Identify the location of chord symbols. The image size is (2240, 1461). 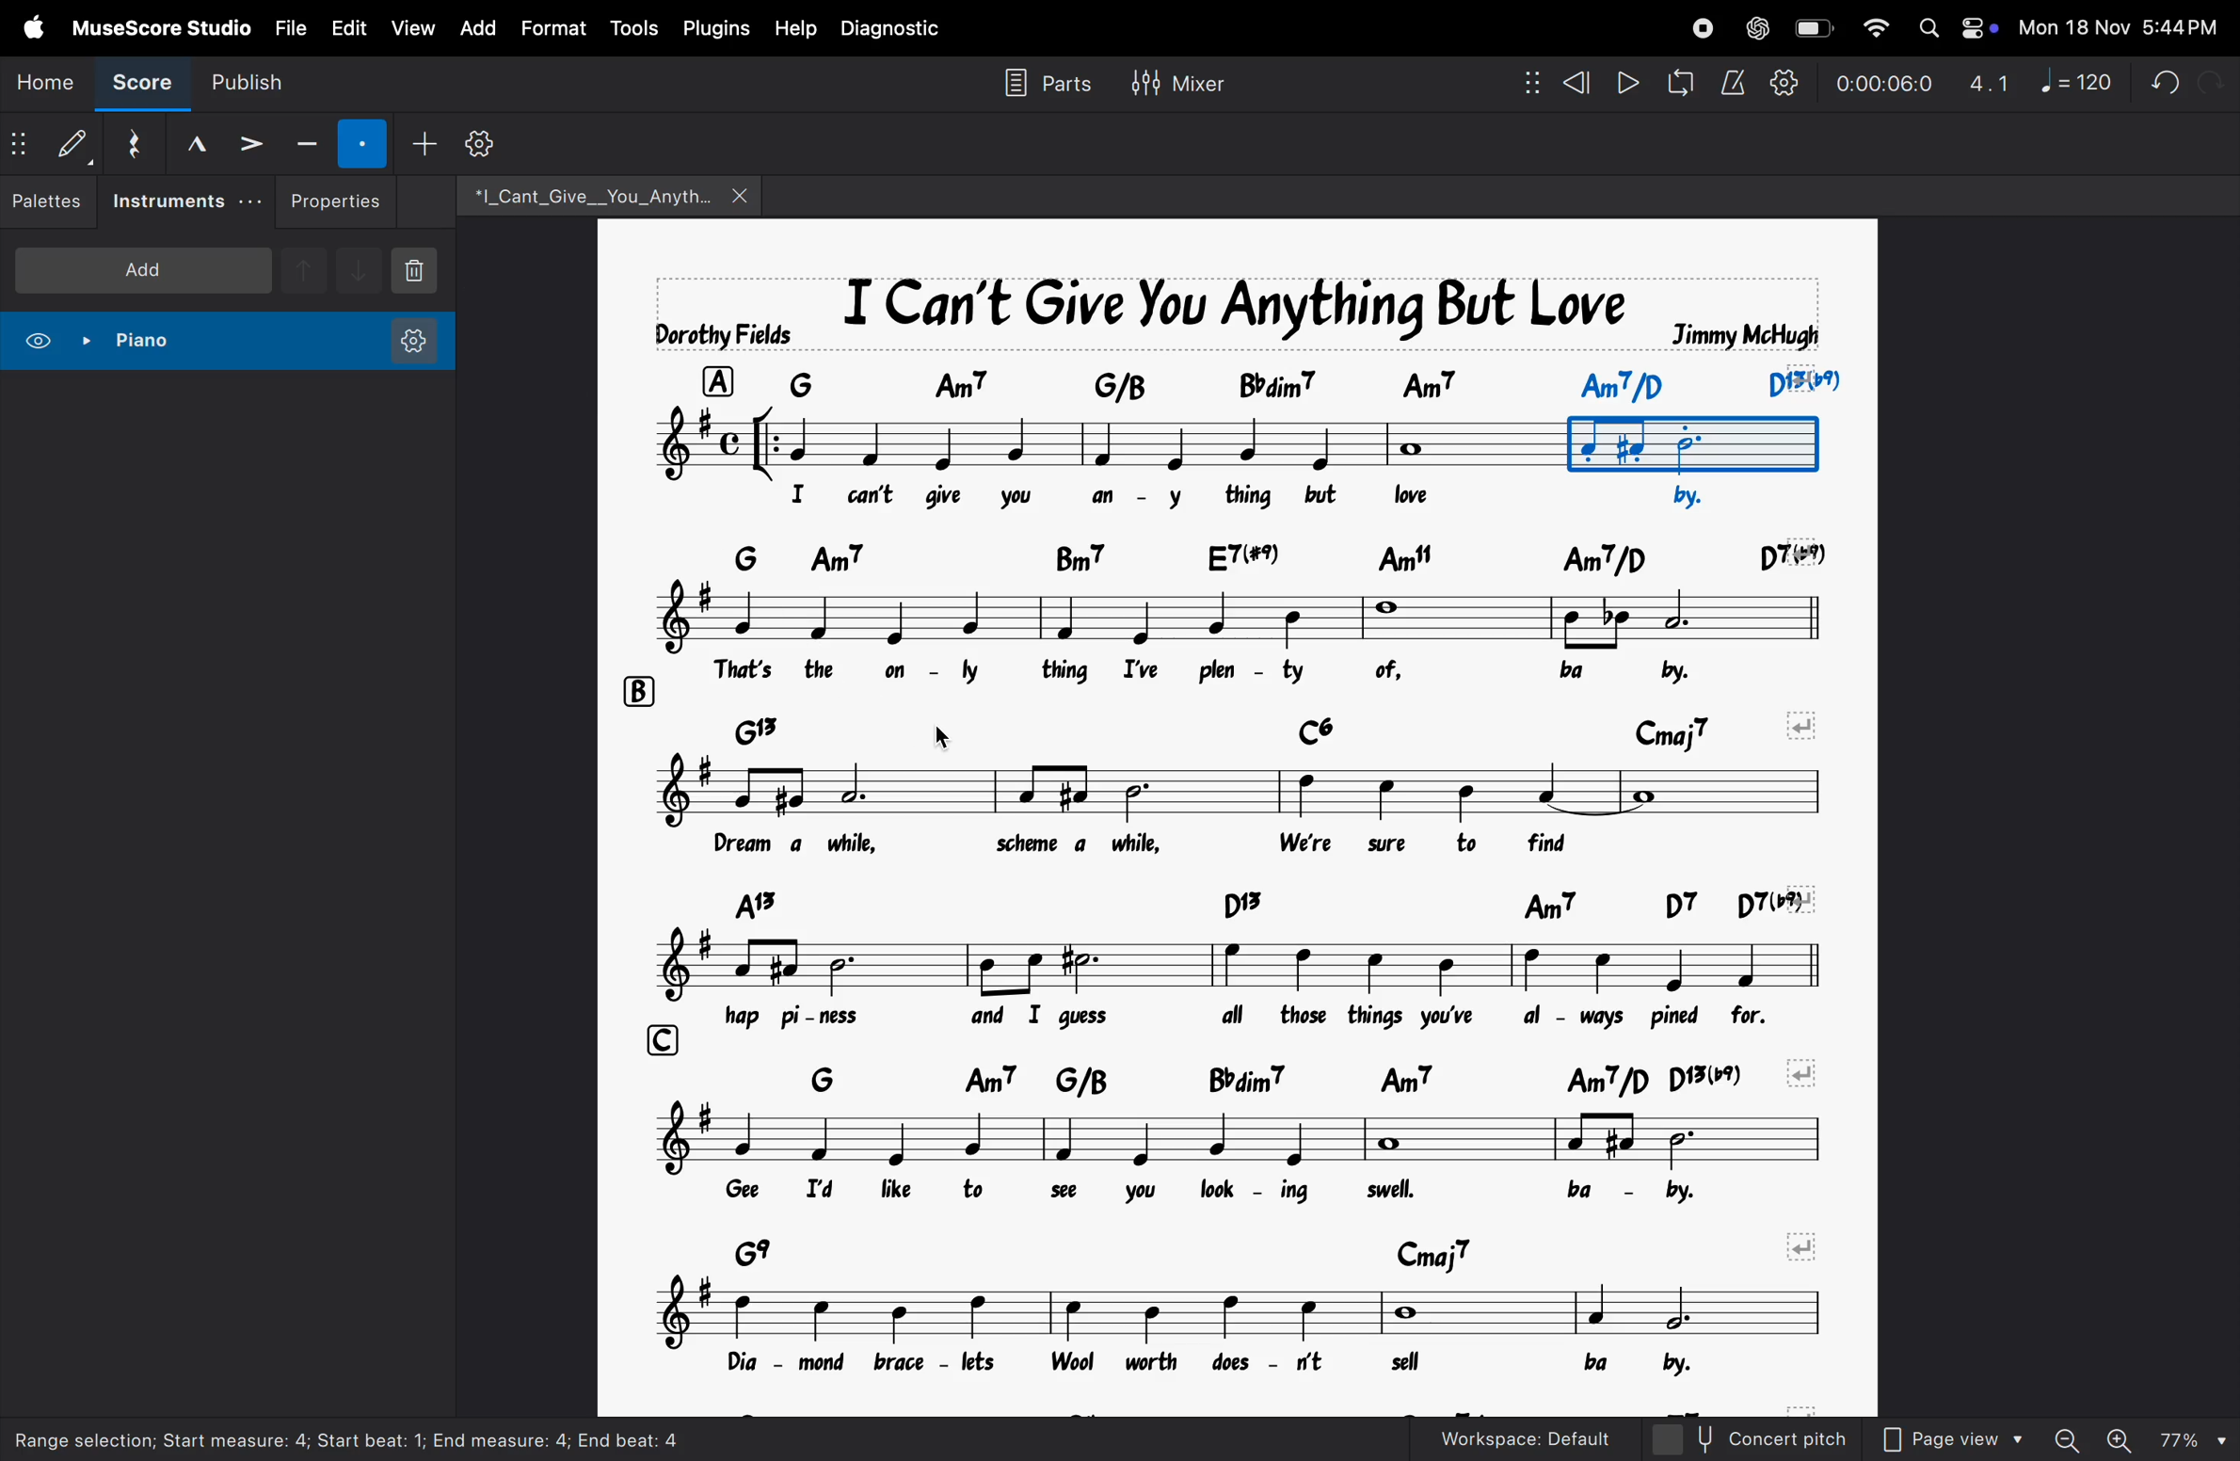
(1297, 1079).